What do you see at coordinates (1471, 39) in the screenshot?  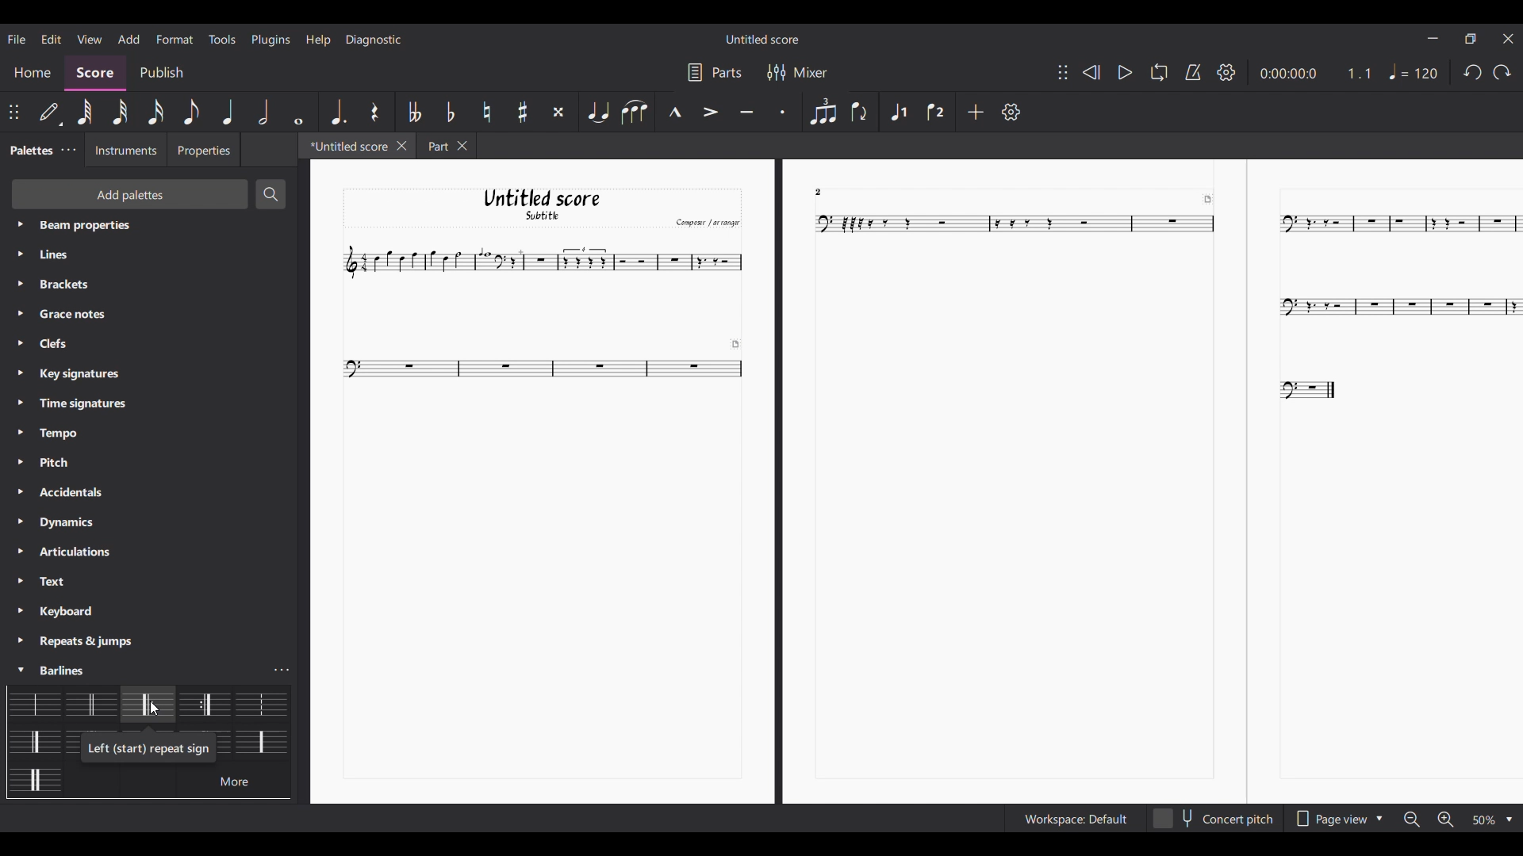 I see `Show in smaller tab` at bounding box center [1471, 39].